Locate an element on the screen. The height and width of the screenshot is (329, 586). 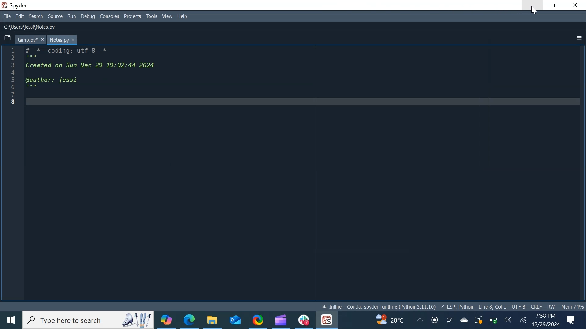
Spyder is located at coordinates (17, 5).